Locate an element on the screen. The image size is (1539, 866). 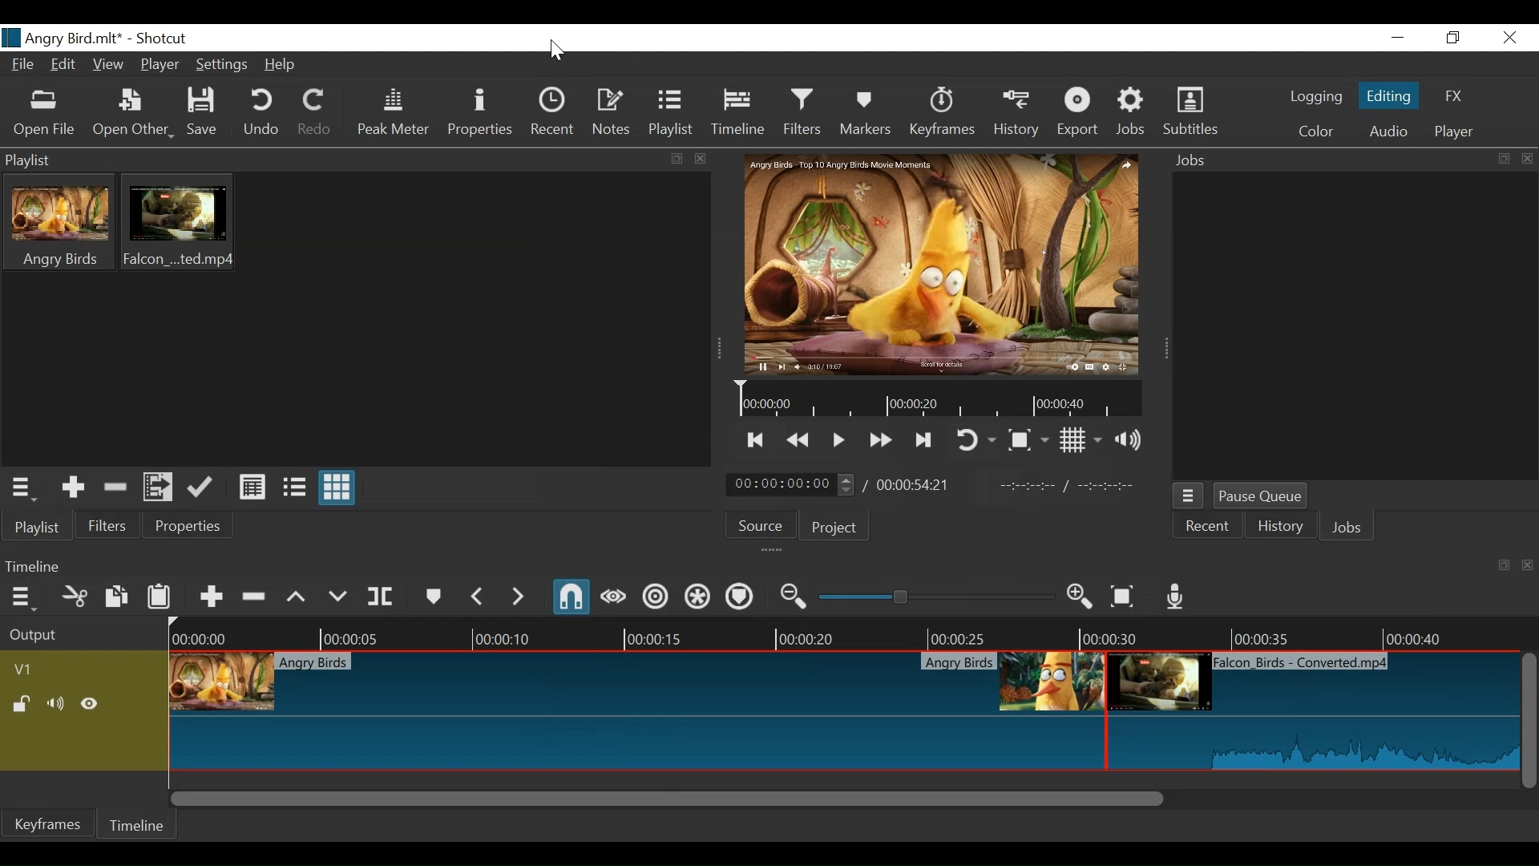
Total Duration is located at coordinates (915, 484).